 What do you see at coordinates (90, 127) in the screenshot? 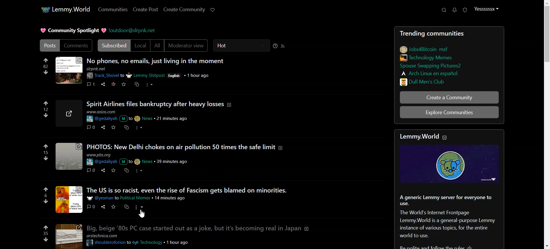
I see `comments` at bounding box center [90, 127].